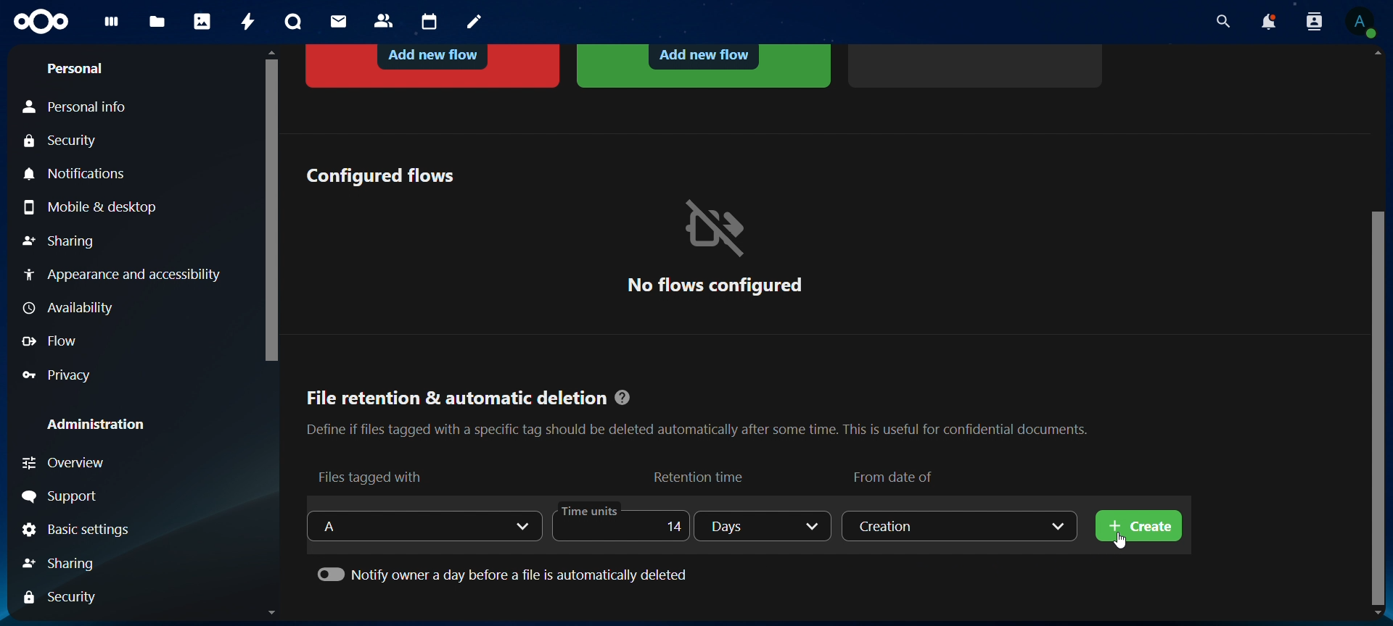  What do you see at coordinates (506, 572) in the screenshot?
I see `notify owner a day before a file is automatically deleted` at bounding box center [506, 572].